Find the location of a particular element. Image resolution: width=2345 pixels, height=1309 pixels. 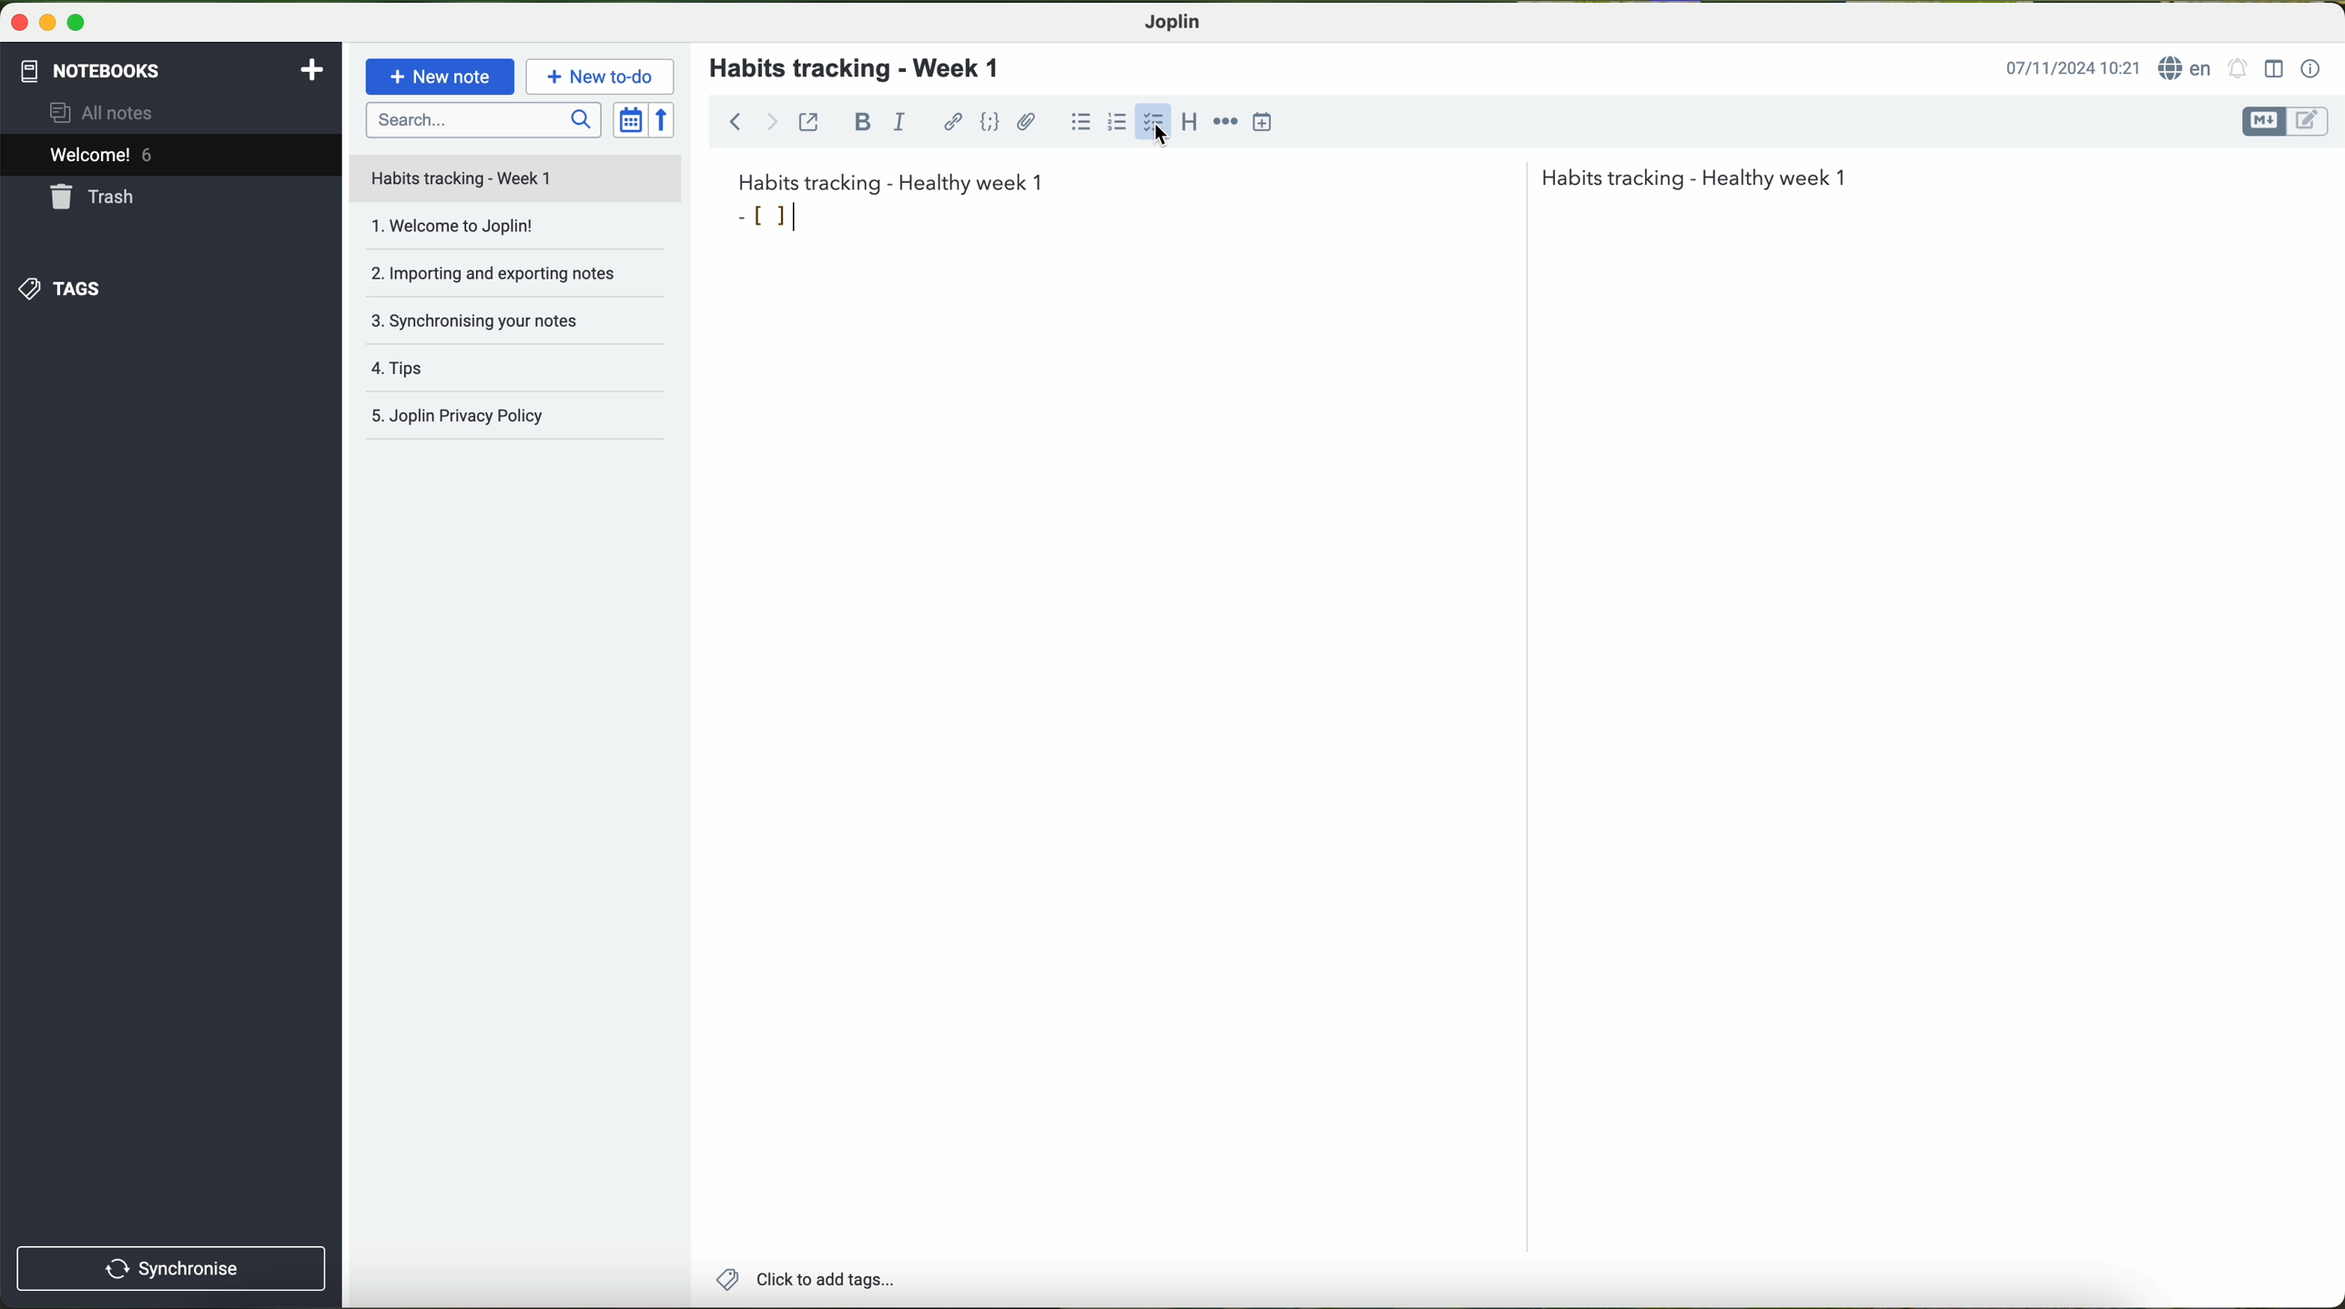

code is located at coordinates (991, 122).